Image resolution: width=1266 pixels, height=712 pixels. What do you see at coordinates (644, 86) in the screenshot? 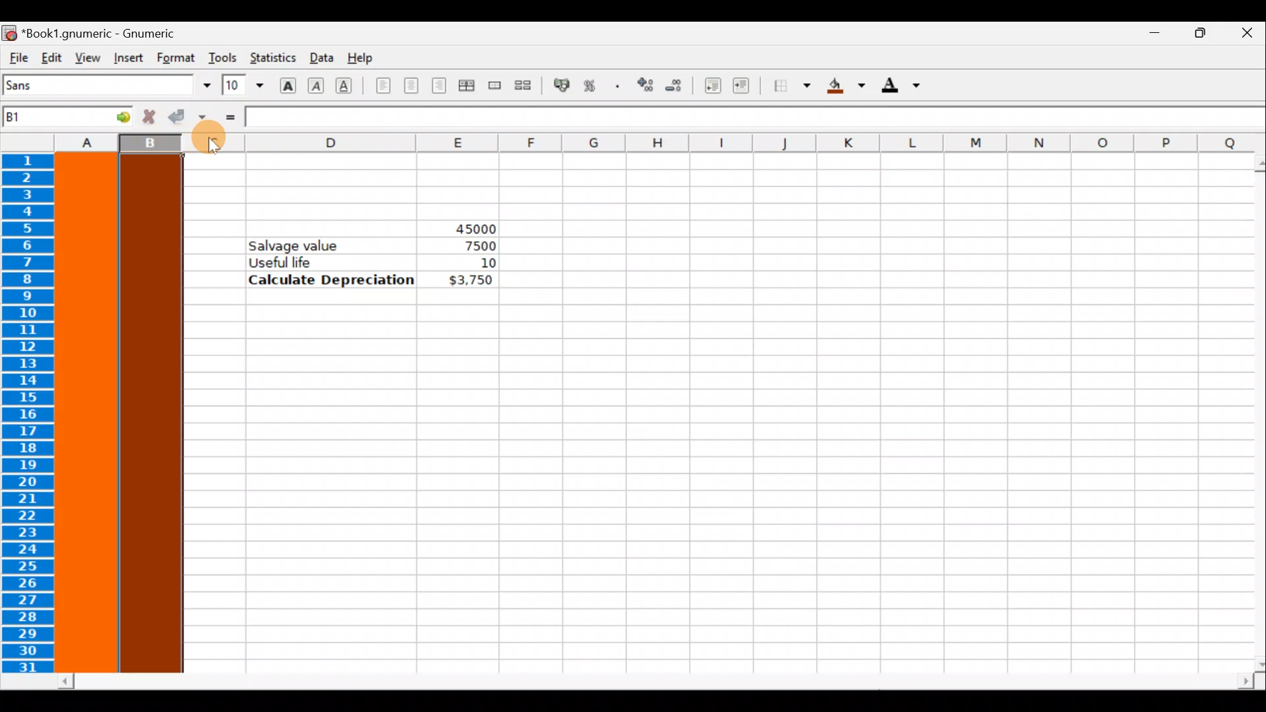
I see `Increase the number of decimals` at bounding box center [644, 86].